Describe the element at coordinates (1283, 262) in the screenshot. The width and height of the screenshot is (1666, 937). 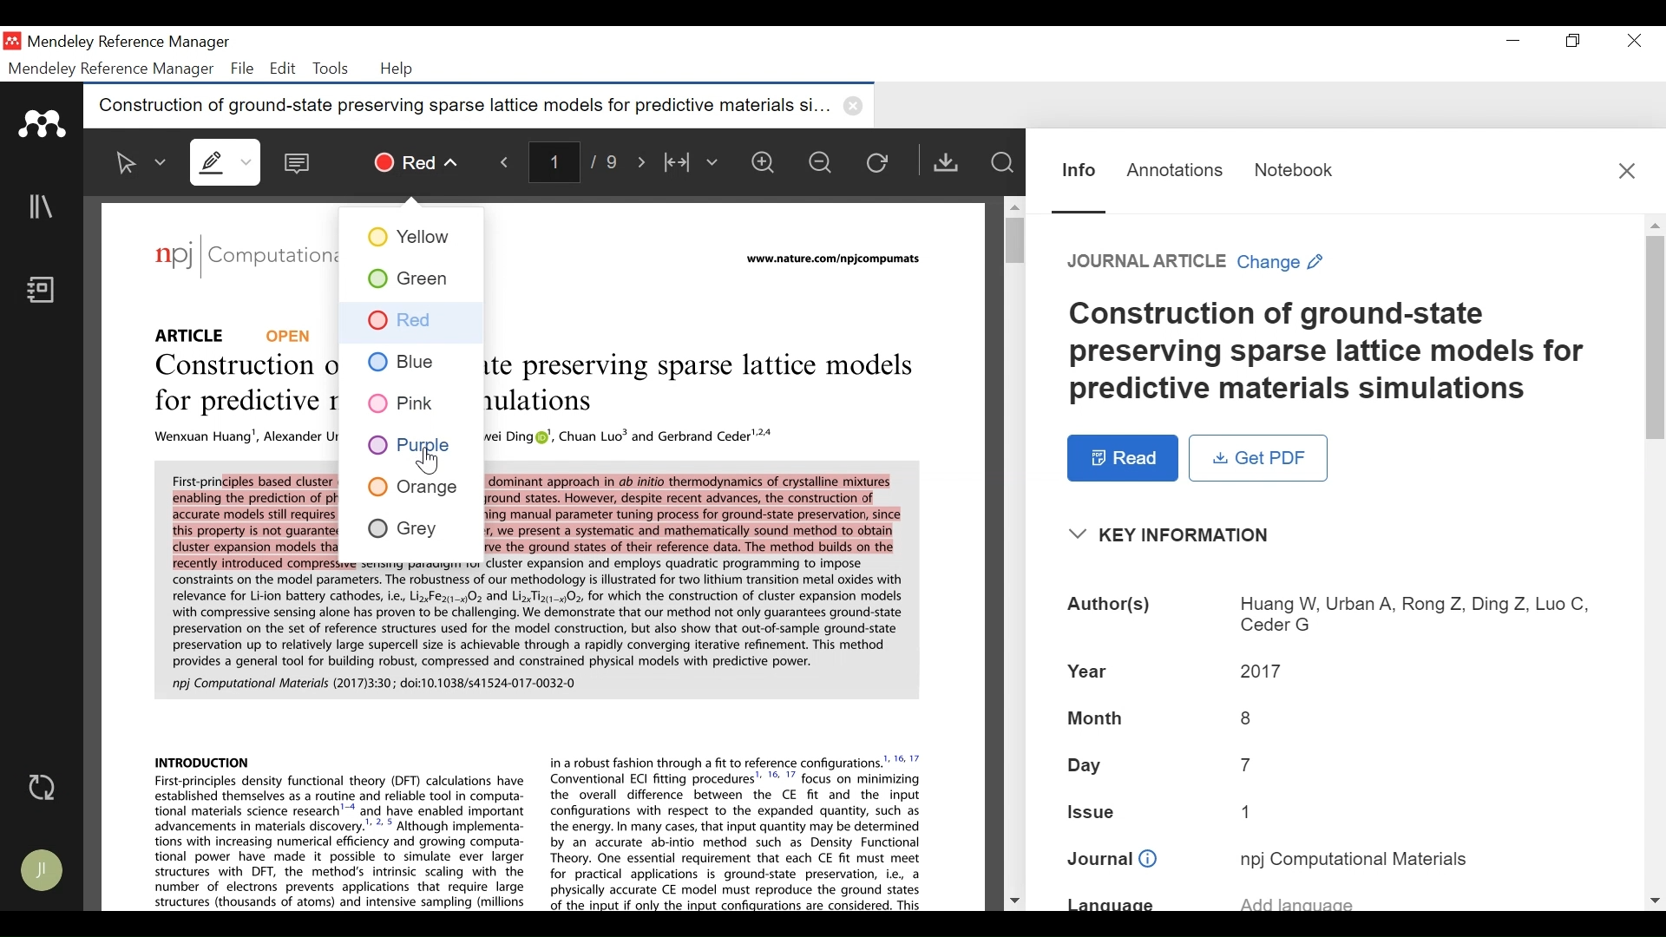
I see `Change` at that location.